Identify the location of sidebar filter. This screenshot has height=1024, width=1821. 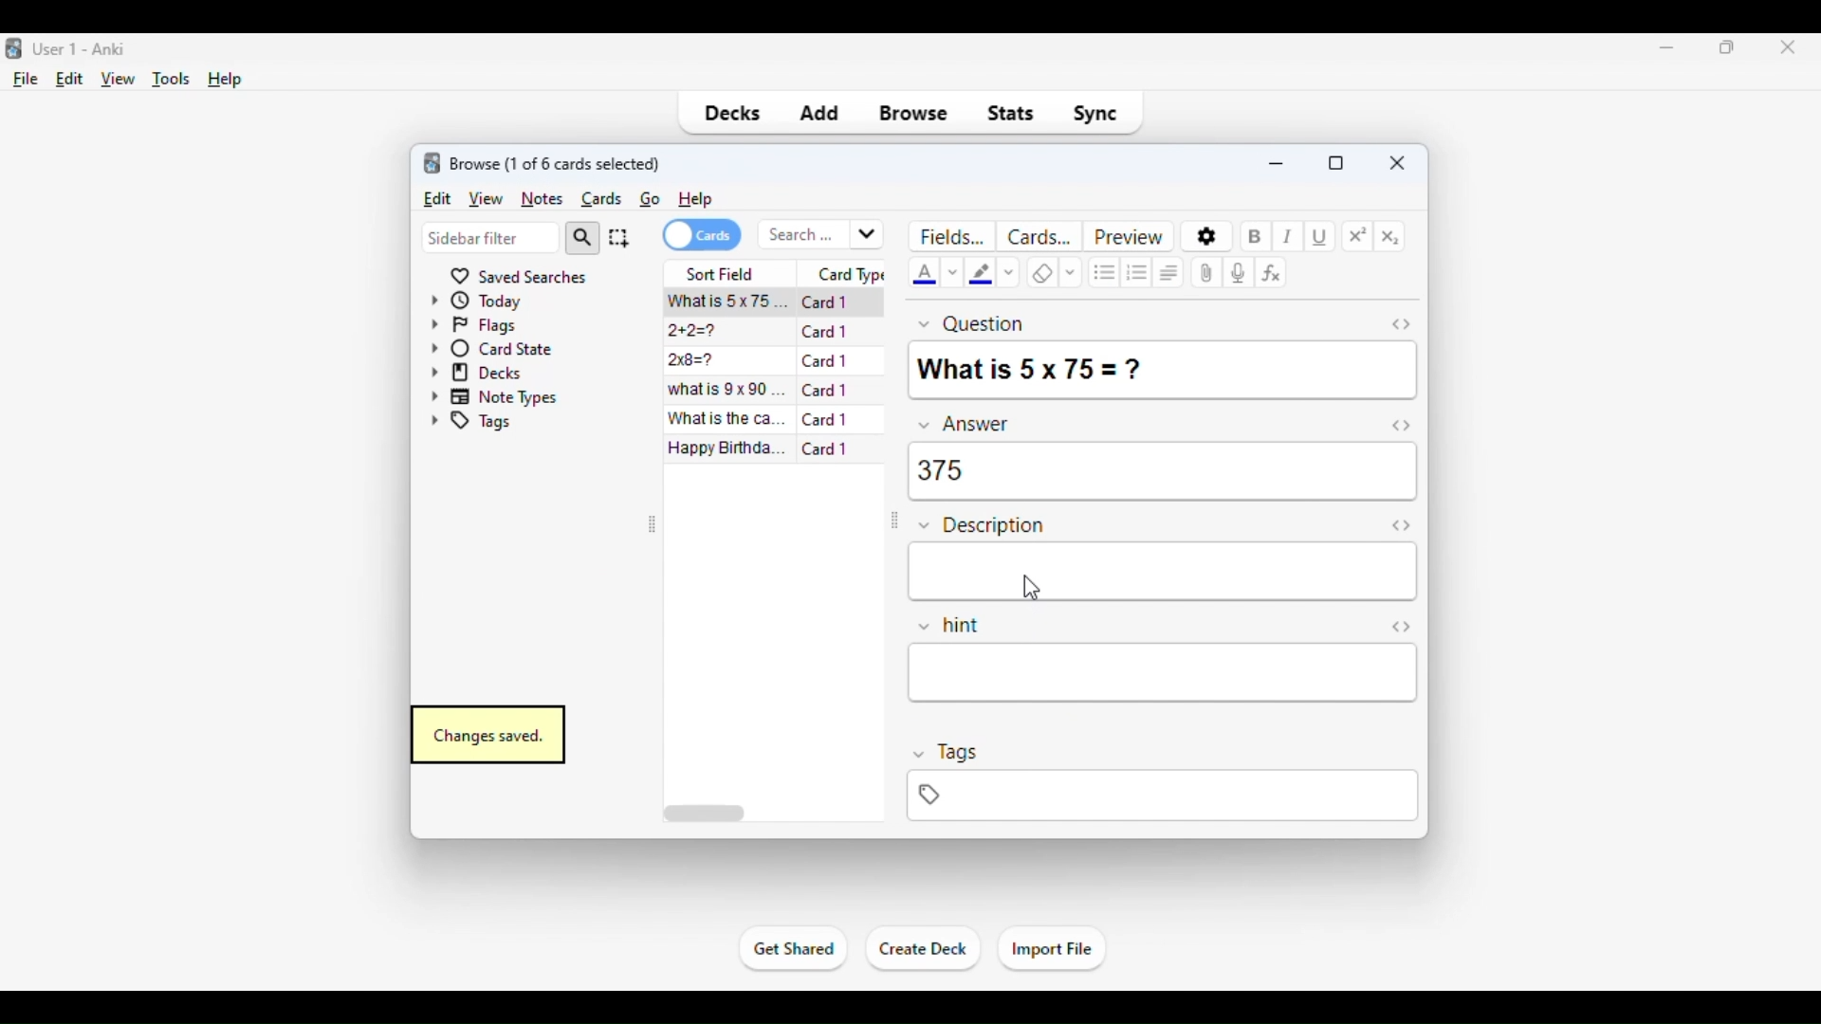
(490, 238).